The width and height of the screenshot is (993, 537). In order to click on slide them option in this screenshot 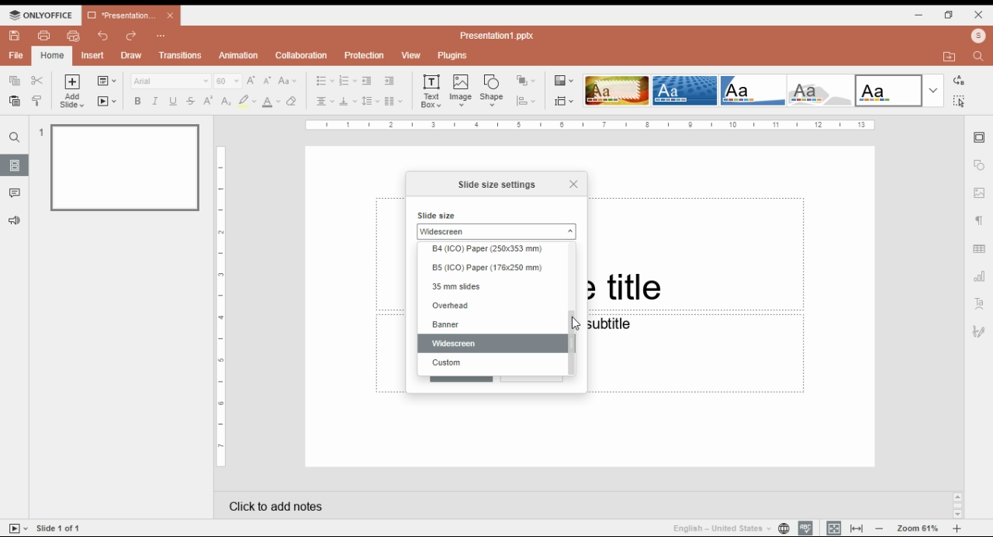, I will do `click(617, 90)`.